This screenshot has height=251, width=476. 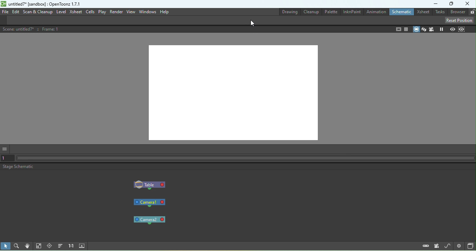 What do you see at coordinates (131, 12) in the screenshot?
I see `View` at bounding box center [131, 12].